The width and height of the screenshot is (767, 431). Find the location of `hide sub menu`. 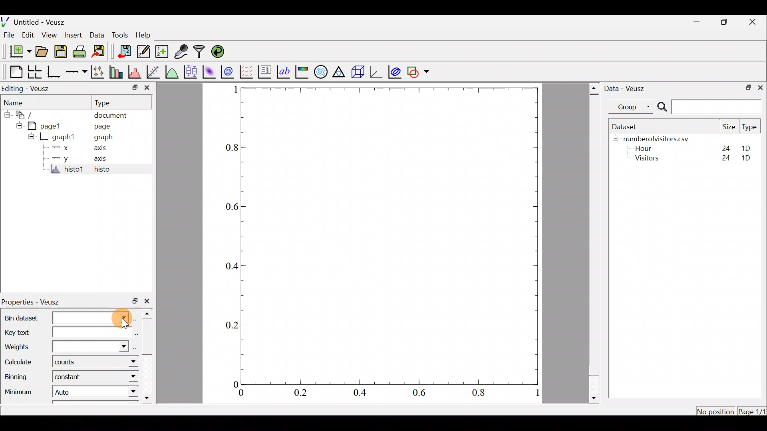

hide sub menu is located at coordinates (614, 140).